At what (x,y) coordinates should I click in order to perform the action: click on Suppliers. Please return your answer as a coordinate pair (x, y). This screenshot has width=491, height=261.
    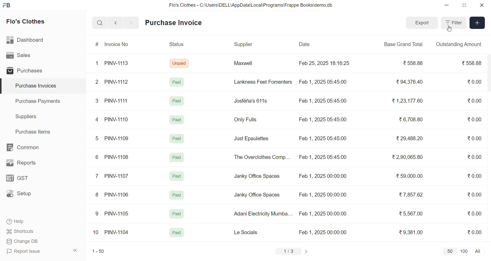
    Looking at the image, I should click on (27, 116).